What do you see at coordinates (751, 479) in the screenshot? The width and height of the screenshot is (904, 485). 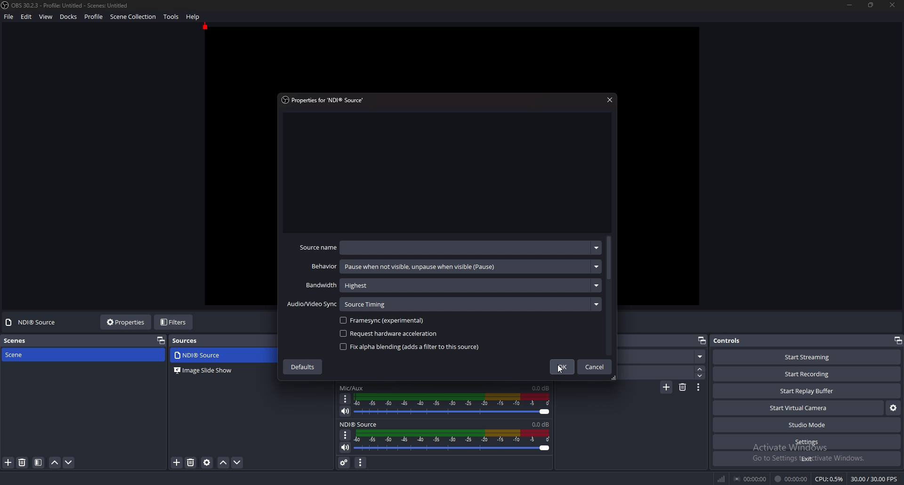 I see `streaming duration` at bounding box center [751, 479].